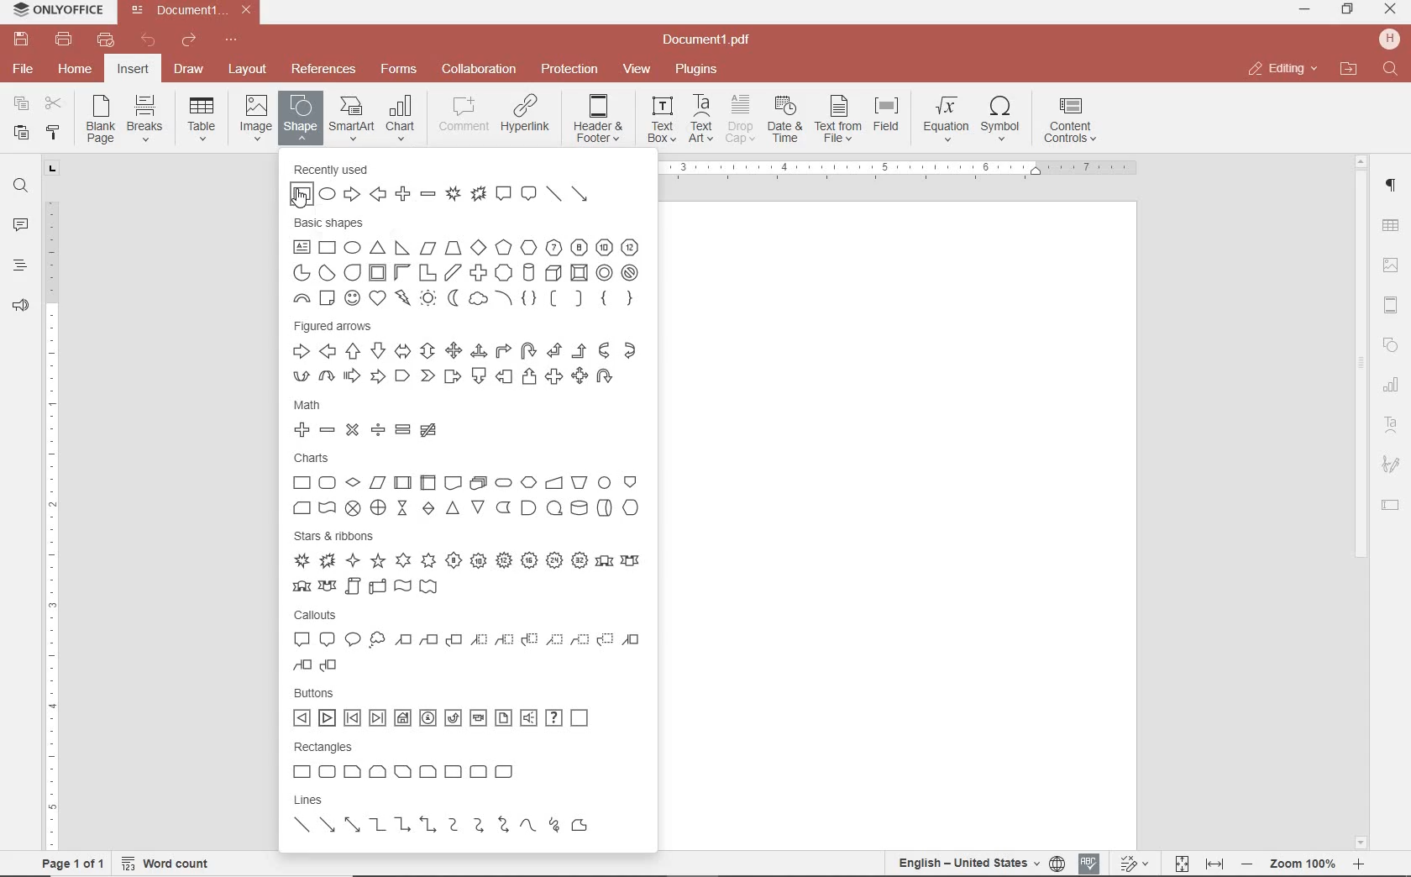 The height and width of the screenshot is (877, 1411). Describe the element at coordinates (1358, 502) in the screenshot. I see `scrollbar` at that location.